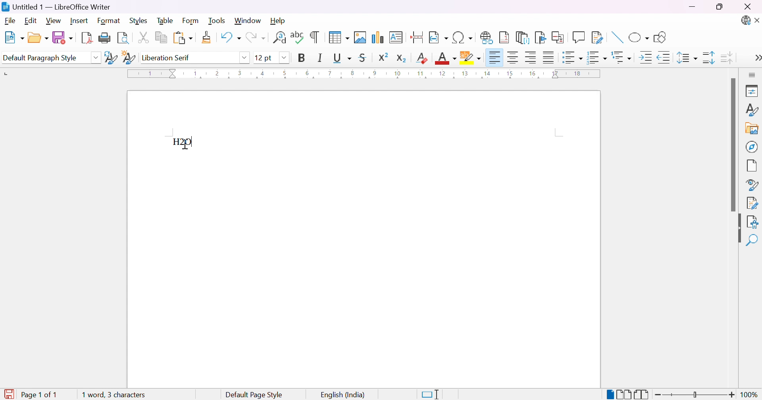 This screenshot has width=762, height=400. What do you see at coordinates (124, 38) in the screenshot?
I see `Toggle print preview` at bounding box center [124, 38].